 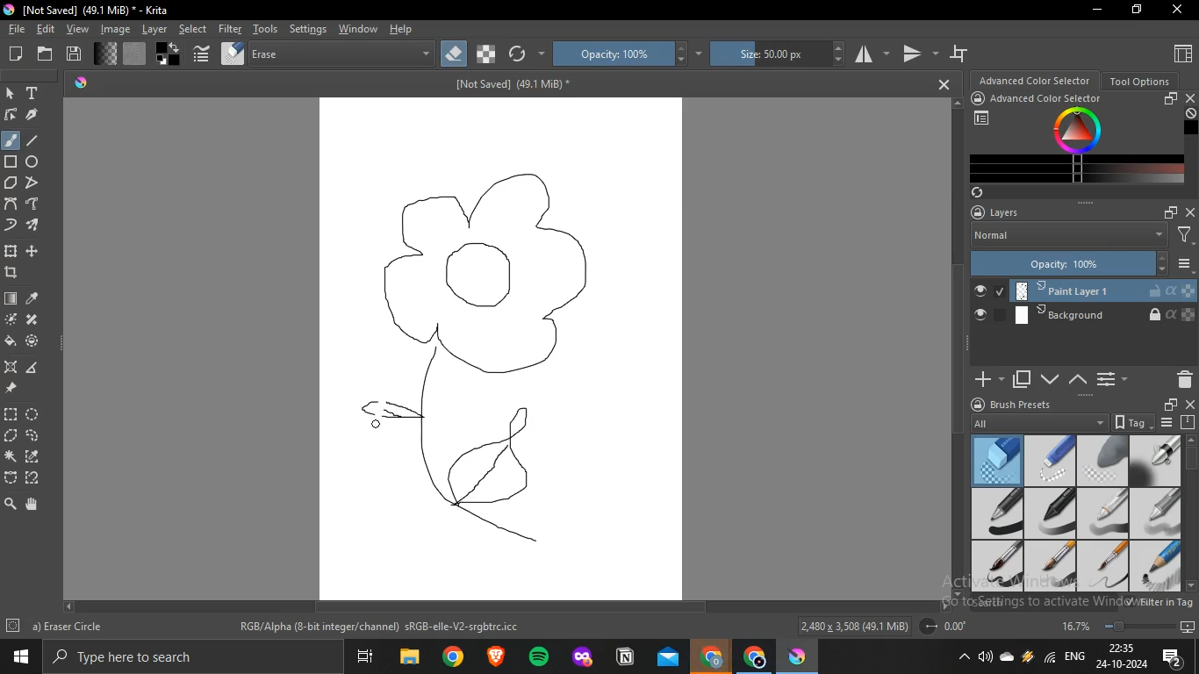 What do you see at coordinates (511, 85) in the screenshot?
I see `[Not Saved] (49.1 MB)*` at bounding box center [511, 85].